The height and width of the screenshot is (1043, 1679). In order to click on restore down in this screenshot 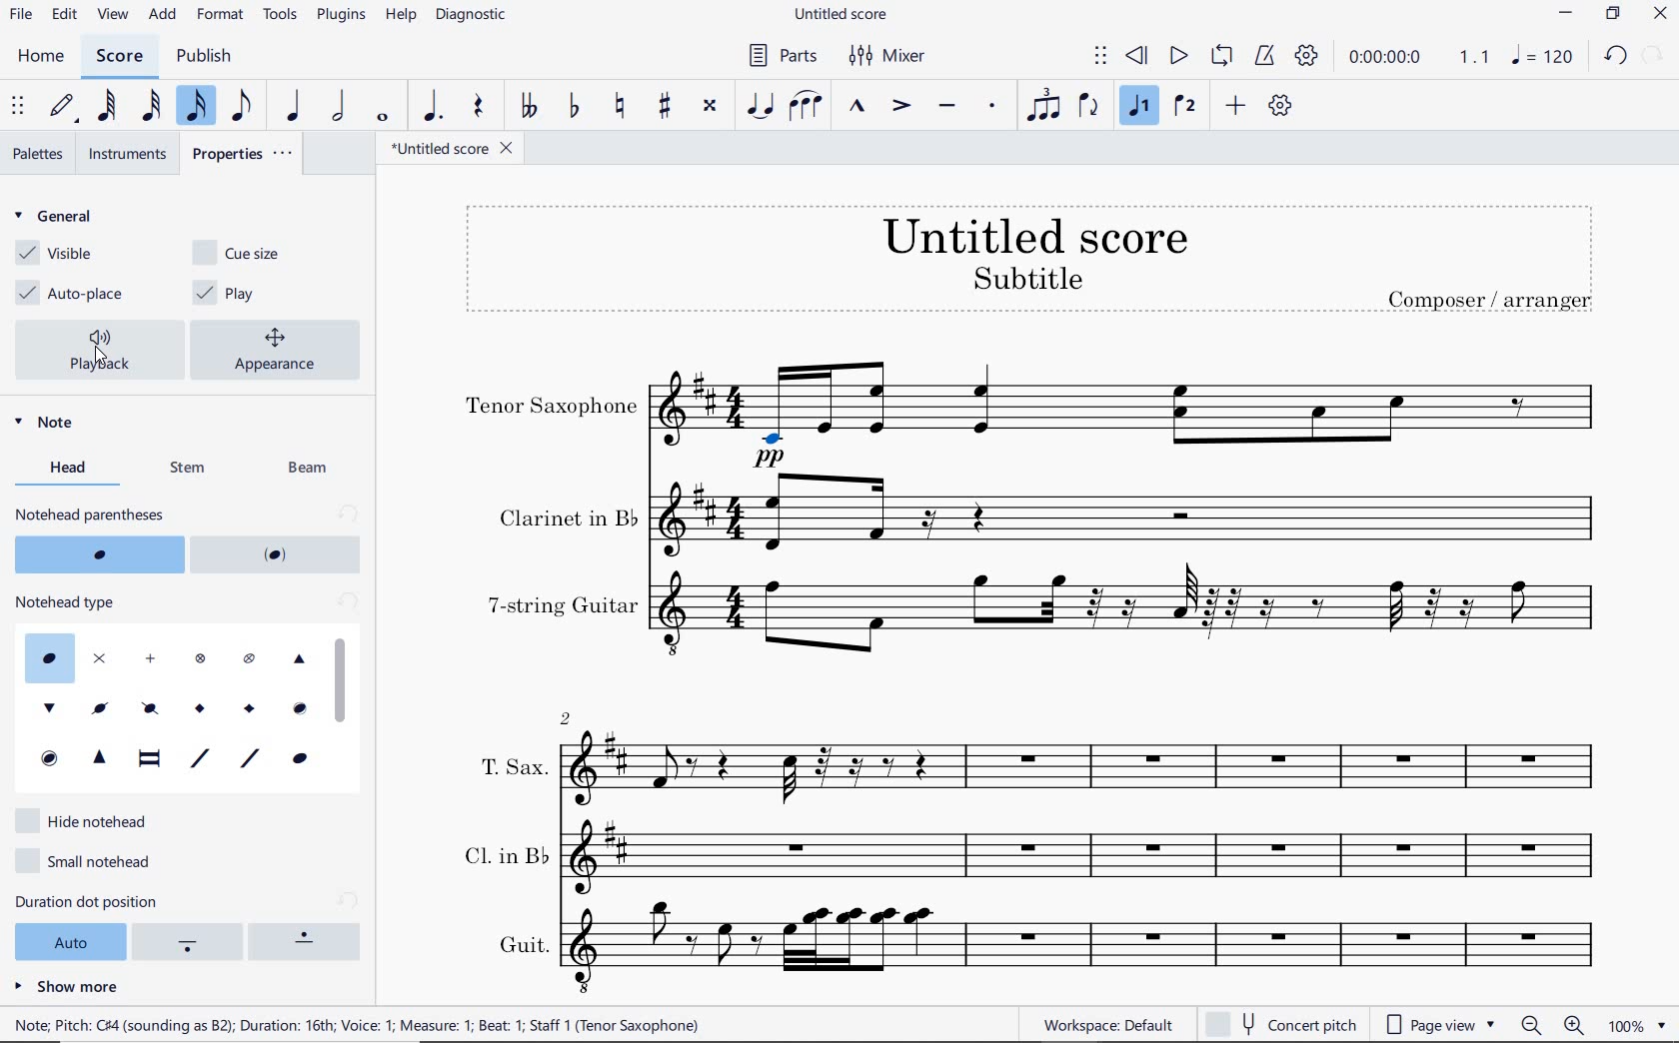, I will do `click(1613, 15)`.